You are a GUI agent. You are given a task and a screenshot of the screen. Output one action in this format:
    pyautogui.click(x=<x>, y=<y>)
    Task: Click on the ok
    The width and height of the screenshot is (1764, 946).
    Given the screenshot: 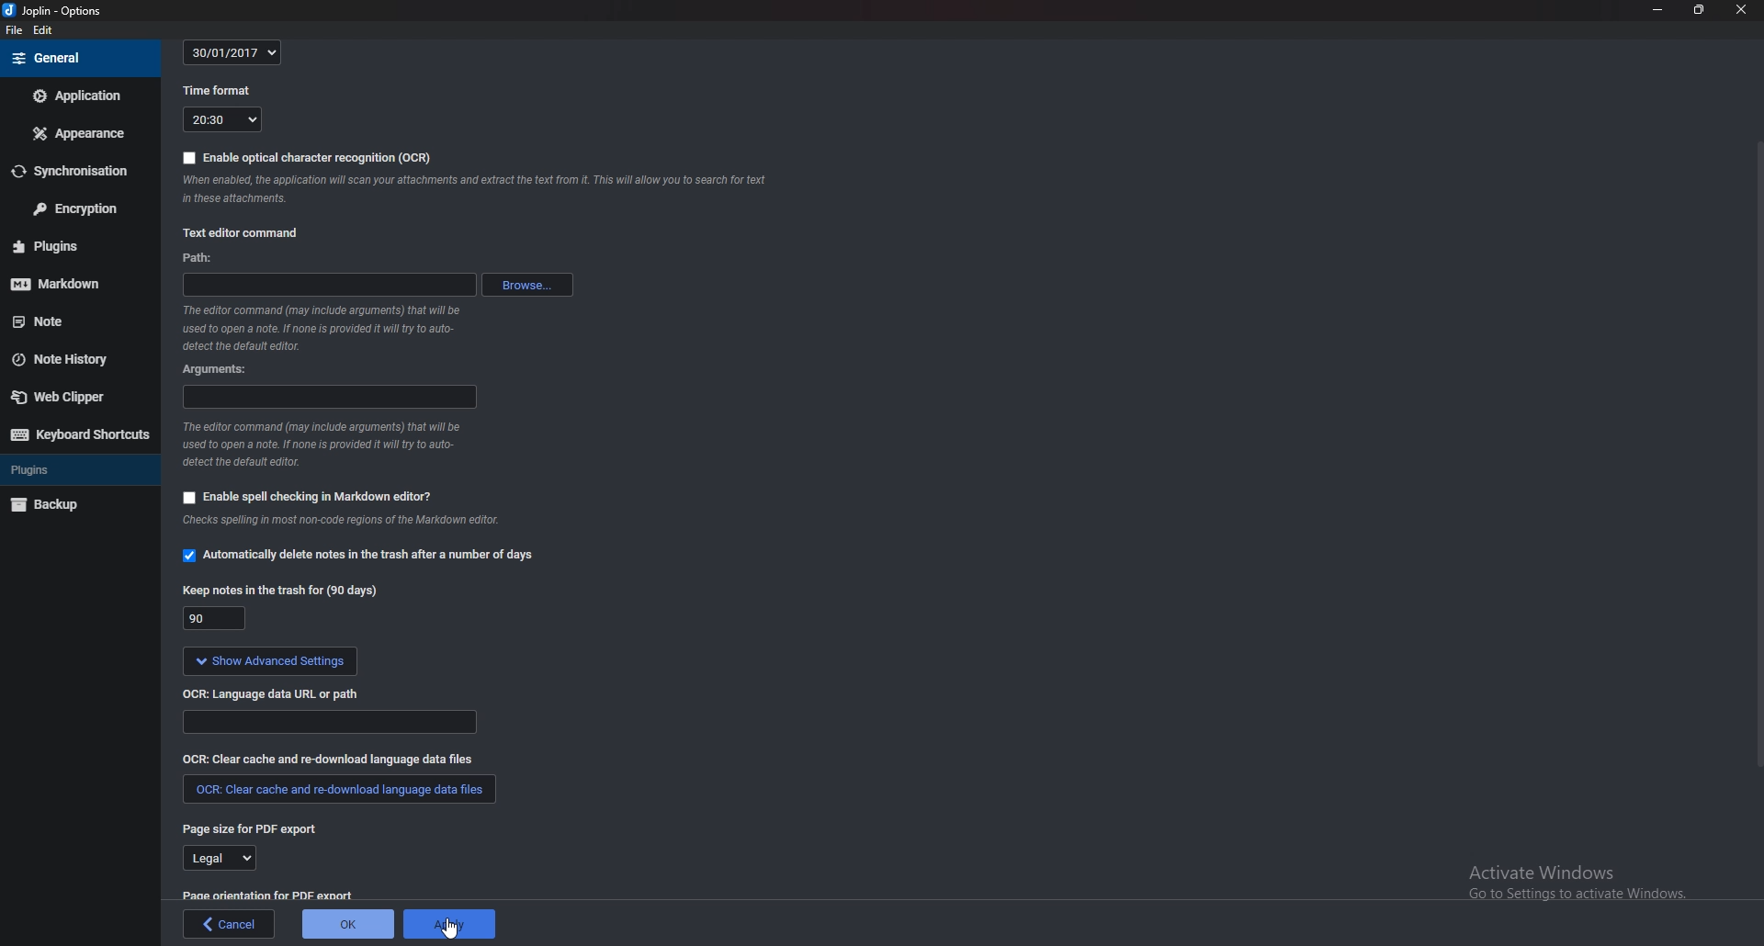 What is the action you would take?
    pyautogui.click(x=347, y=924)
    